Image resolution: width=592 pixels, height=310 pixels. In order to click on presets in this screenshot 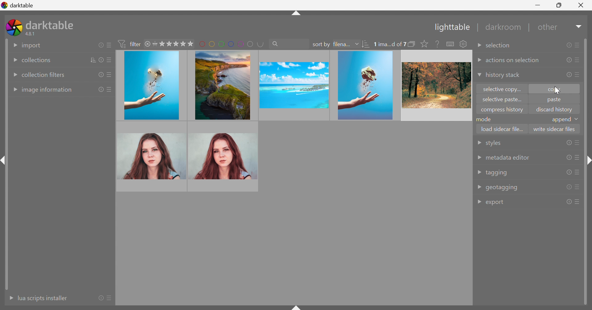, I will do `click(578, 172)`.